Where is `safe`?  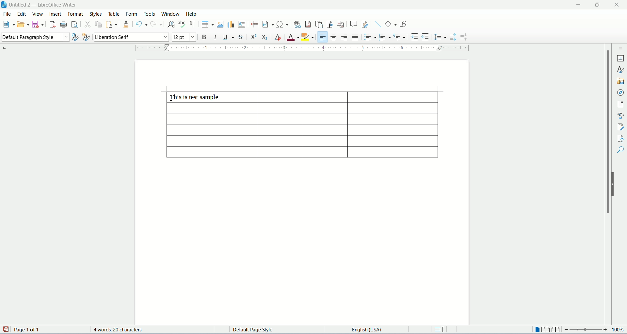
safe is located at coordinates (38, 24).